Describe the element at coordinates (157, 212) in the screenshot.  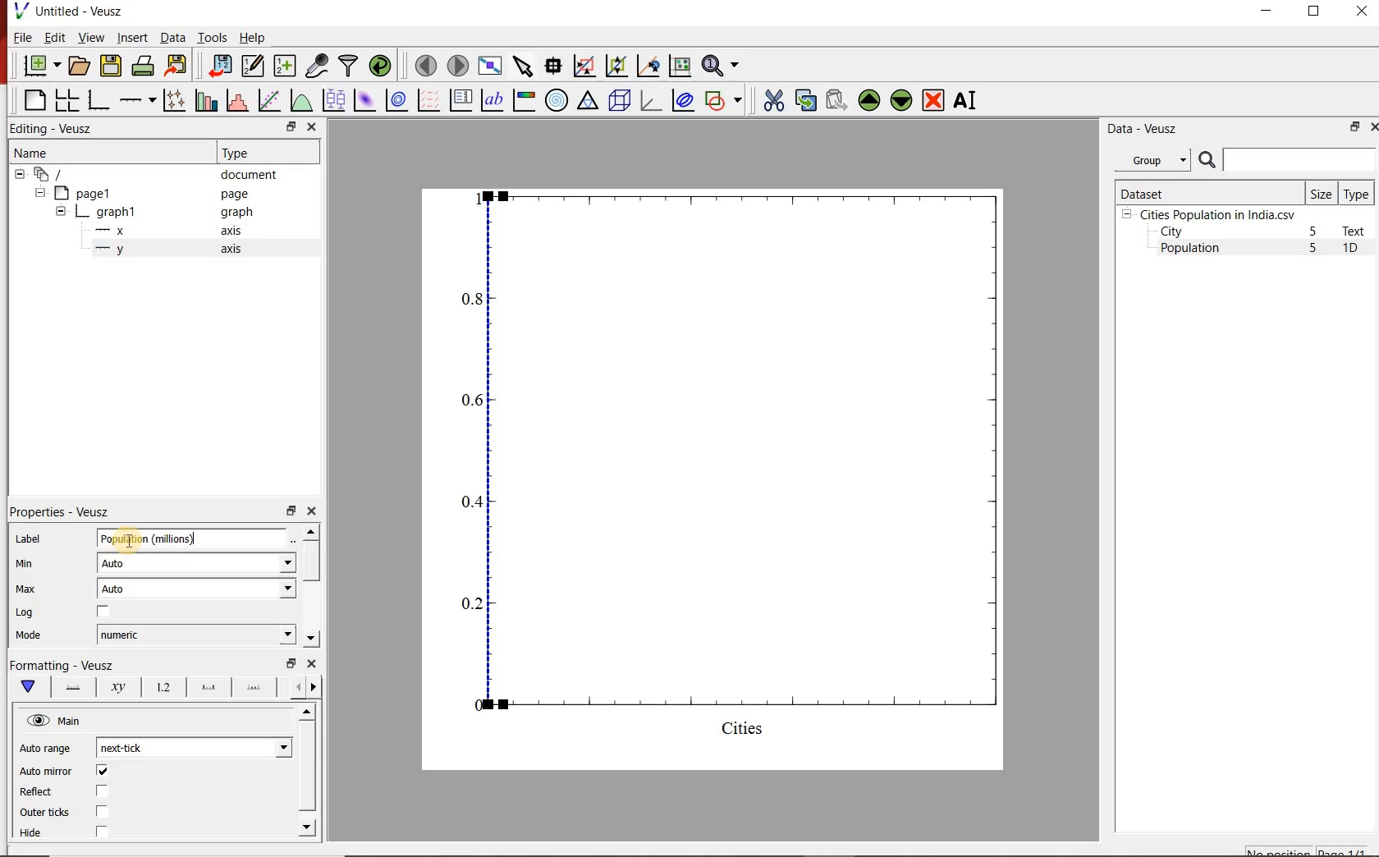
I see `graph1` at that location.